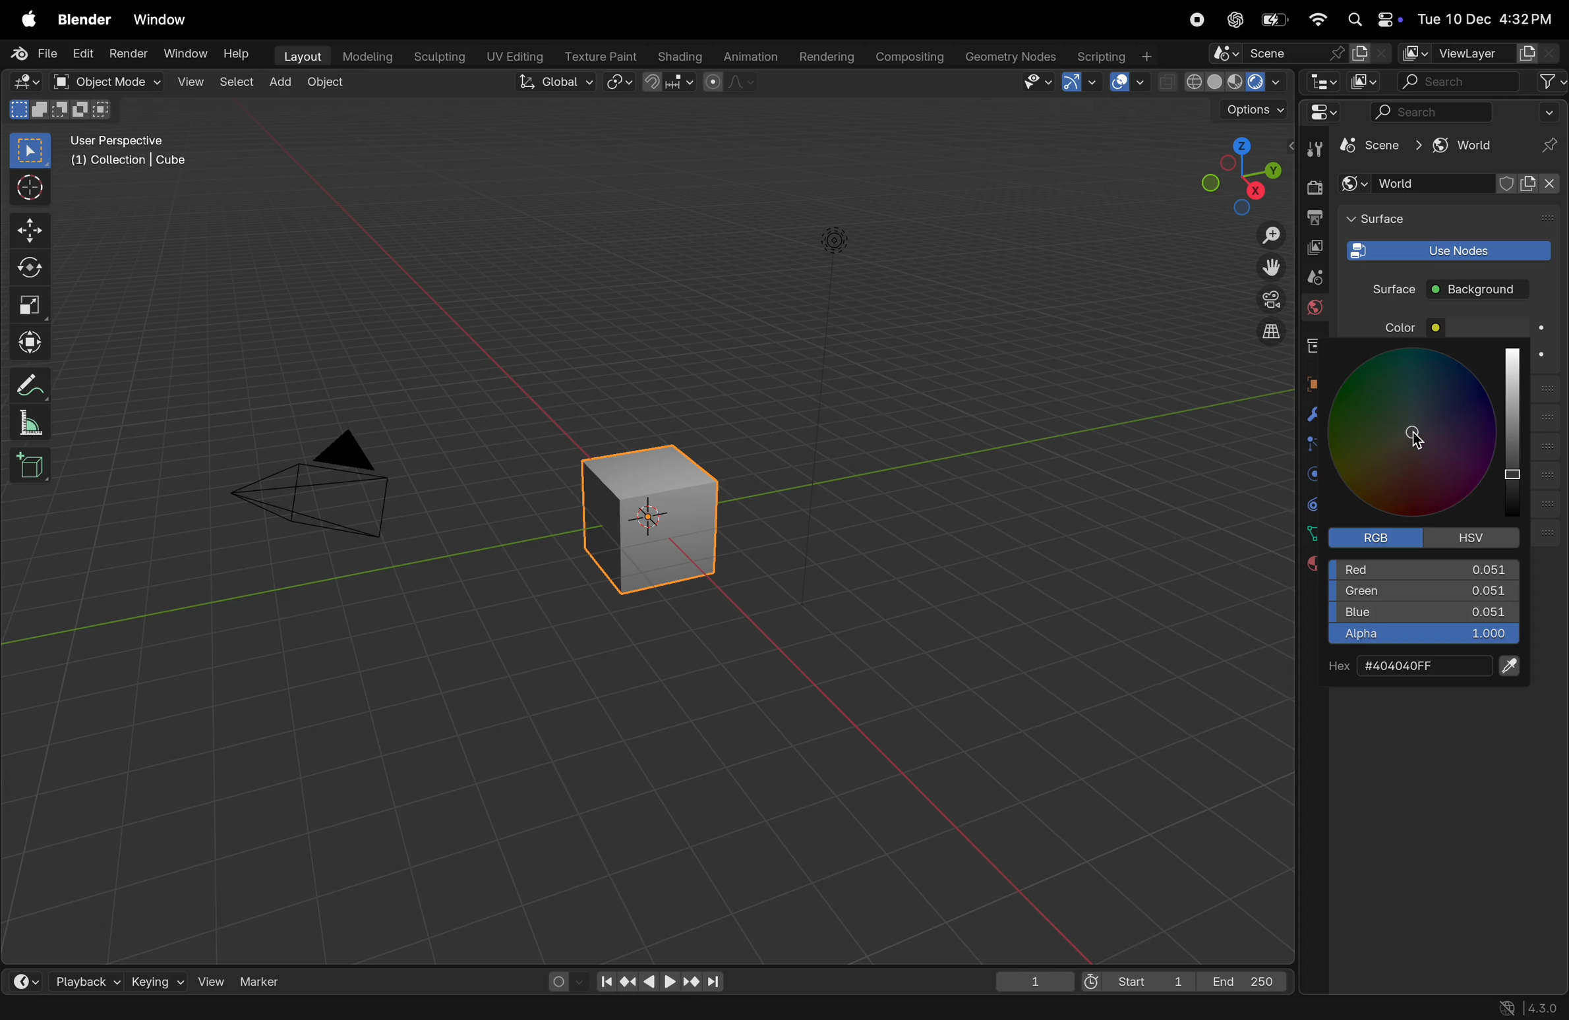 This screenshot has height=1020, width=1569. I want to click on End 250, so click(1245, 980).